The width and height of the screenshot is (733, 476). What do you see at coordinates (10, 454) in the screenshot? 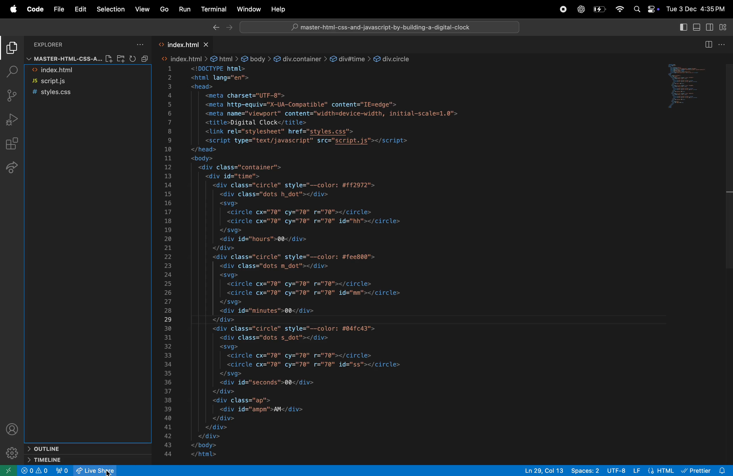
I see `setting` at bounding box center [10, 454].